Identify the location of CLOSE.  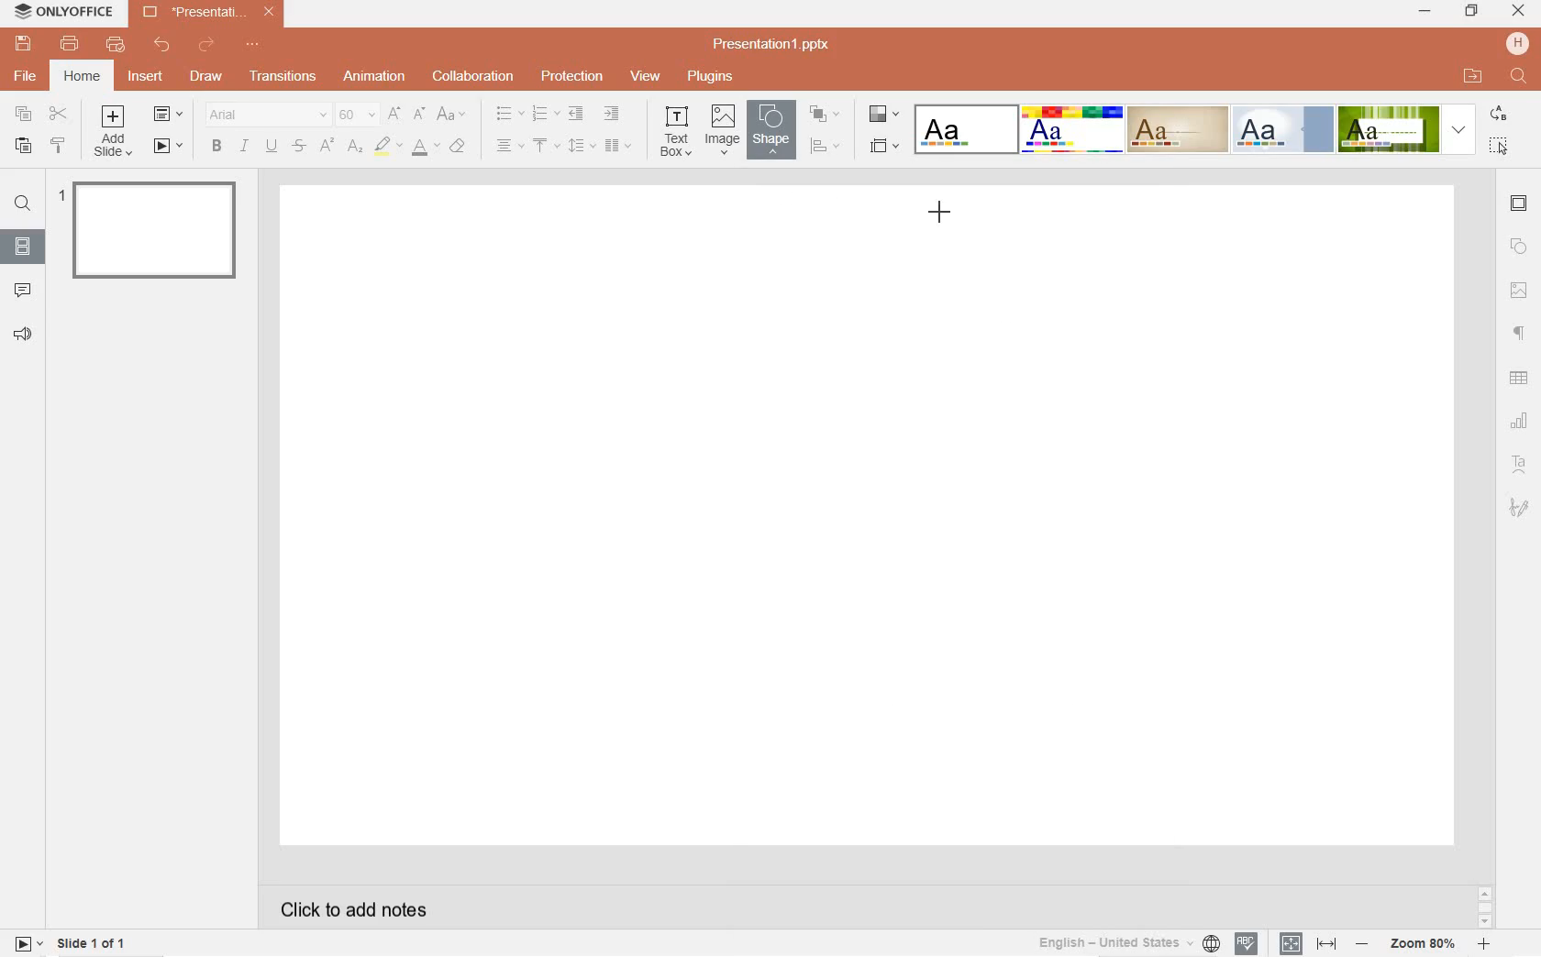
(1519, 12).